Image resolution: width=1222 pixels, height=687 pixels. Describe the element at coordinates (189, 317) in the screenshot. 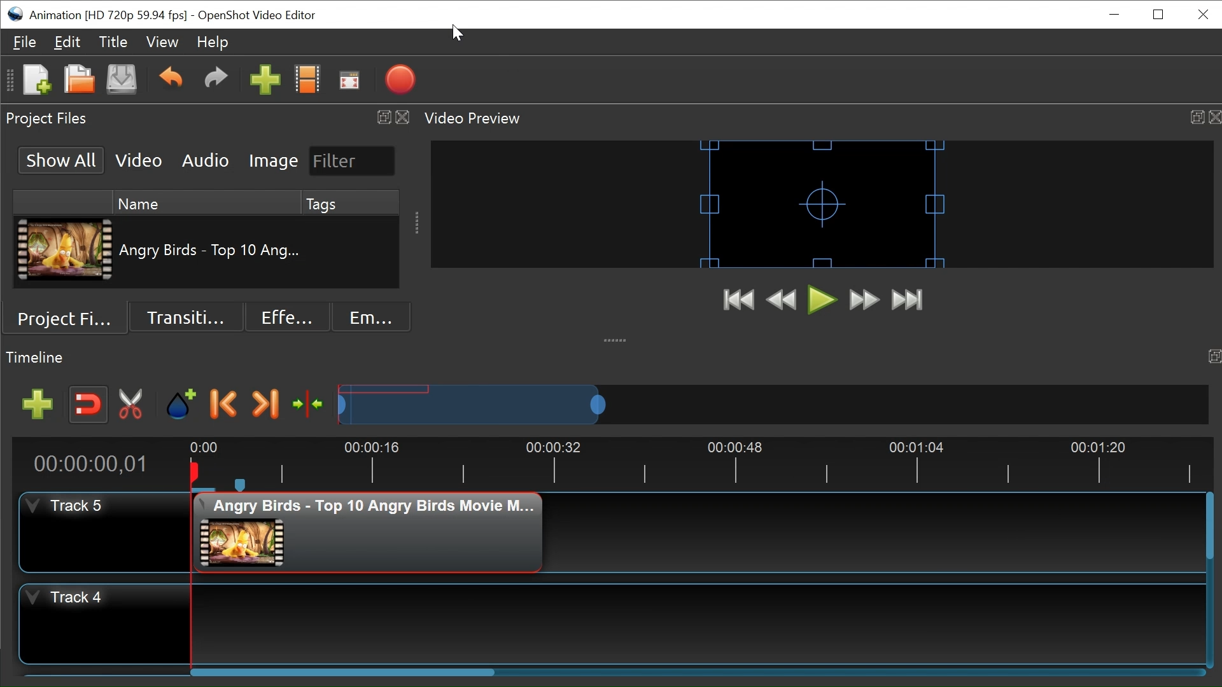

I see `Transition` at that location.